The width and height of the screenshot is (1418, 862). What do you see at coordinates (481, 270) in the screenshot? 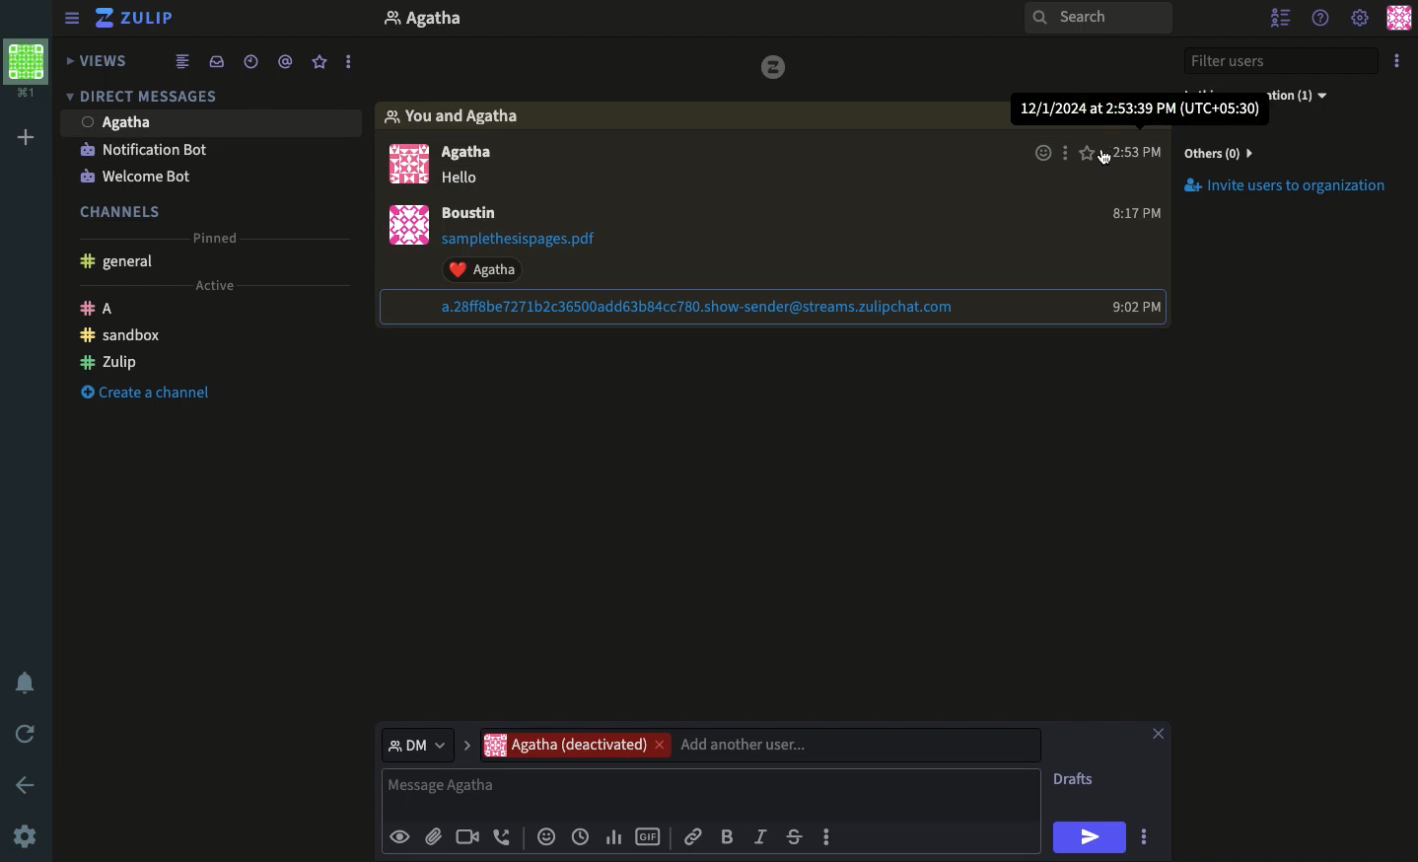
I see `Reaction` at bounding box center [481, 270].